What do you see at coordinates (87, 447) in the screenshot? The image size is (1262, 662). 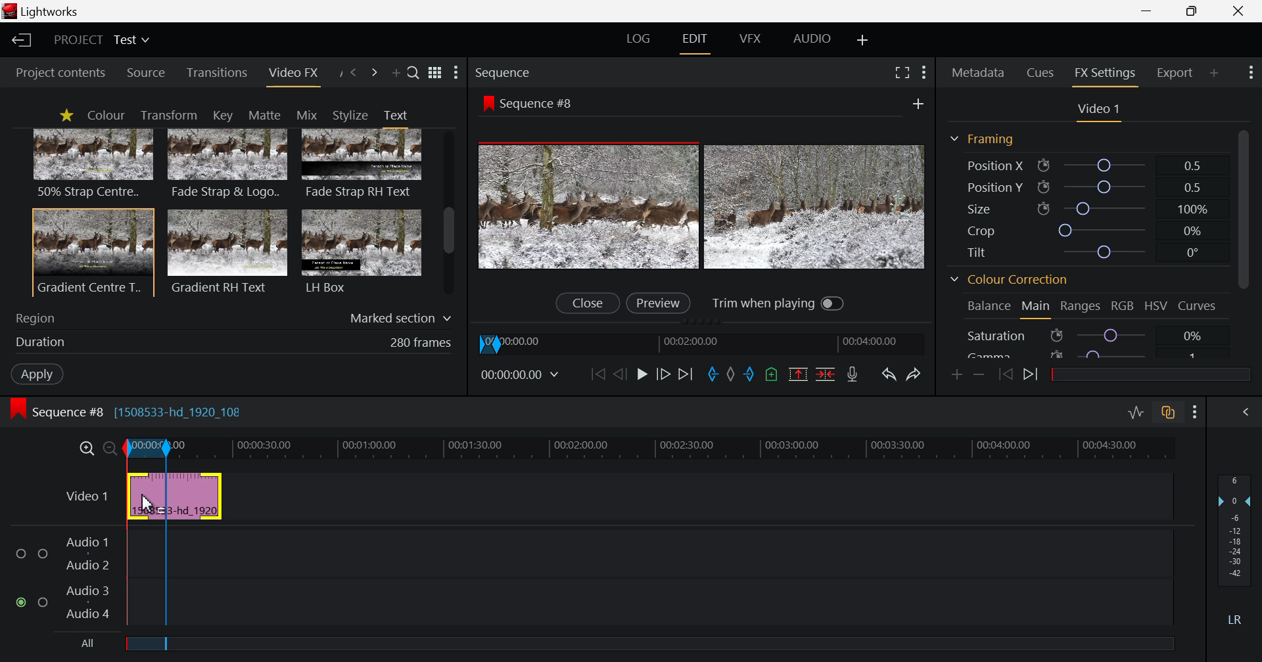 I see `Timeline Zoom In` at bounding box center [87, 447].